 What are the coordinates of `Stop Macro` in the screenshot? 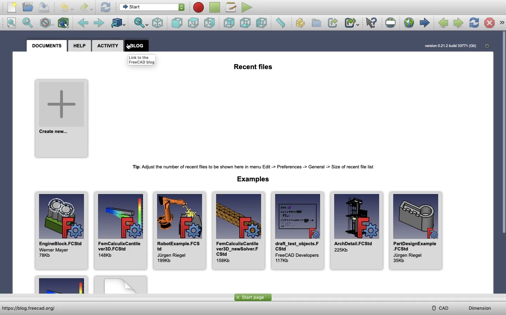 It's located at (215, 7).